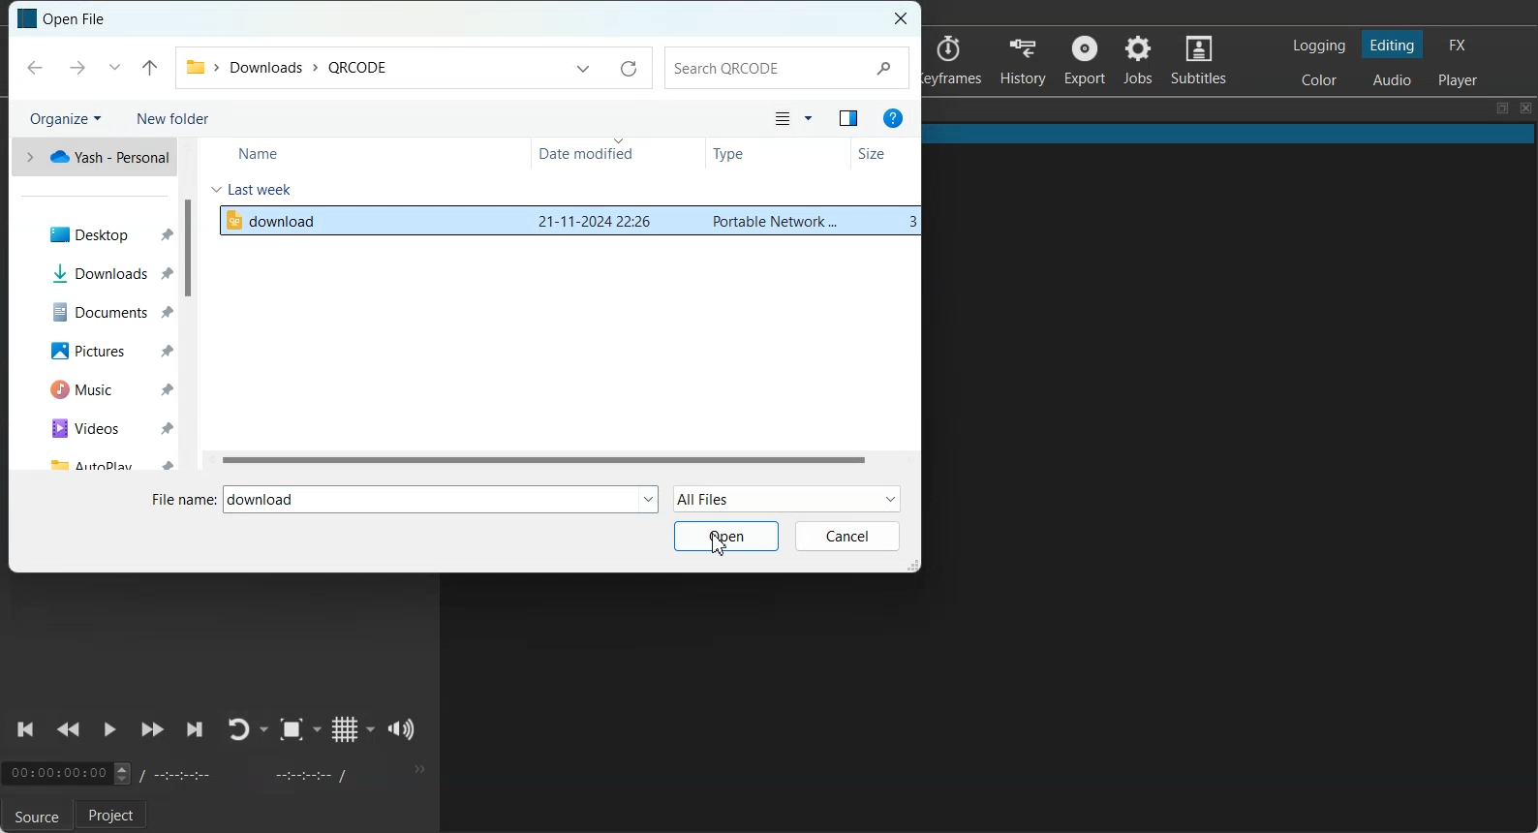 The image size is (1538, 833). I want to click on Videos, so click(103, 428).